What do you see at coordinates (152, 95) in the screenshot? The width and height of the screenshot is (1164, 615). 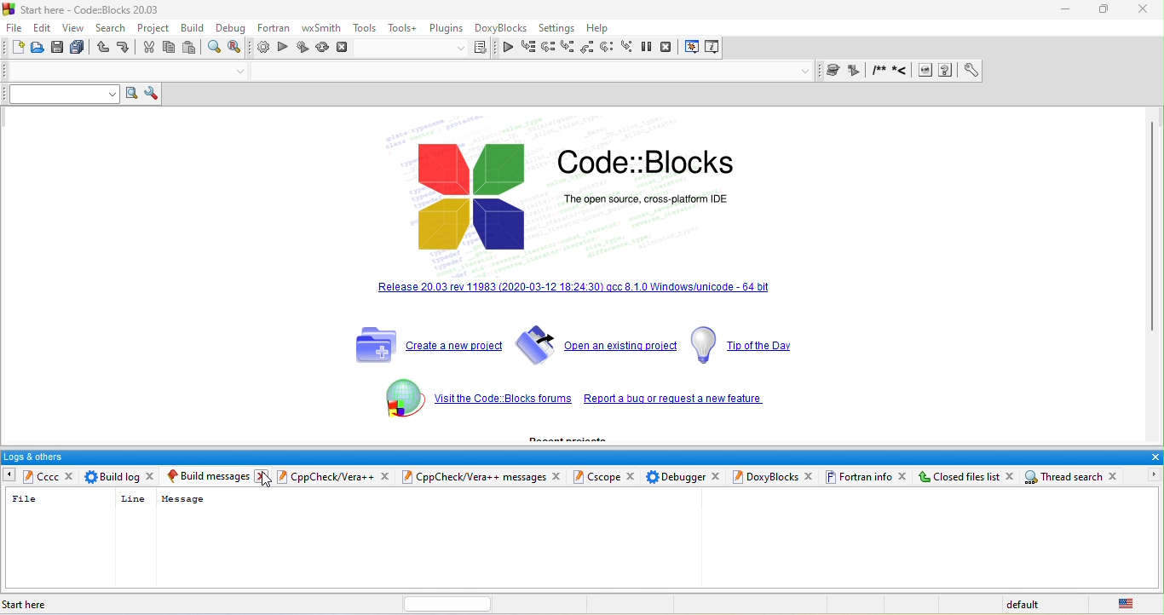 I see `show option window` at bounding box center [152, 95].